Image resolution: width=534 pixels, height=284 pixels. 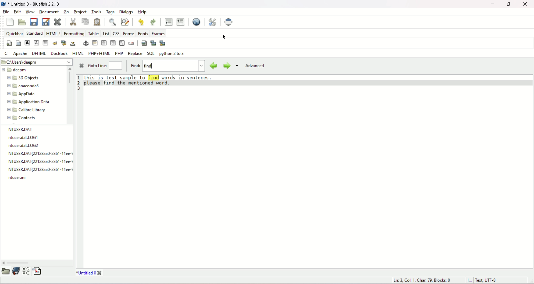 What do you see at coordinates (422, 279) in the screenshot?
I see `Ln: 3, Cok: 1, Char: 79, Blocks: 0` at bounding box center [422, 279].